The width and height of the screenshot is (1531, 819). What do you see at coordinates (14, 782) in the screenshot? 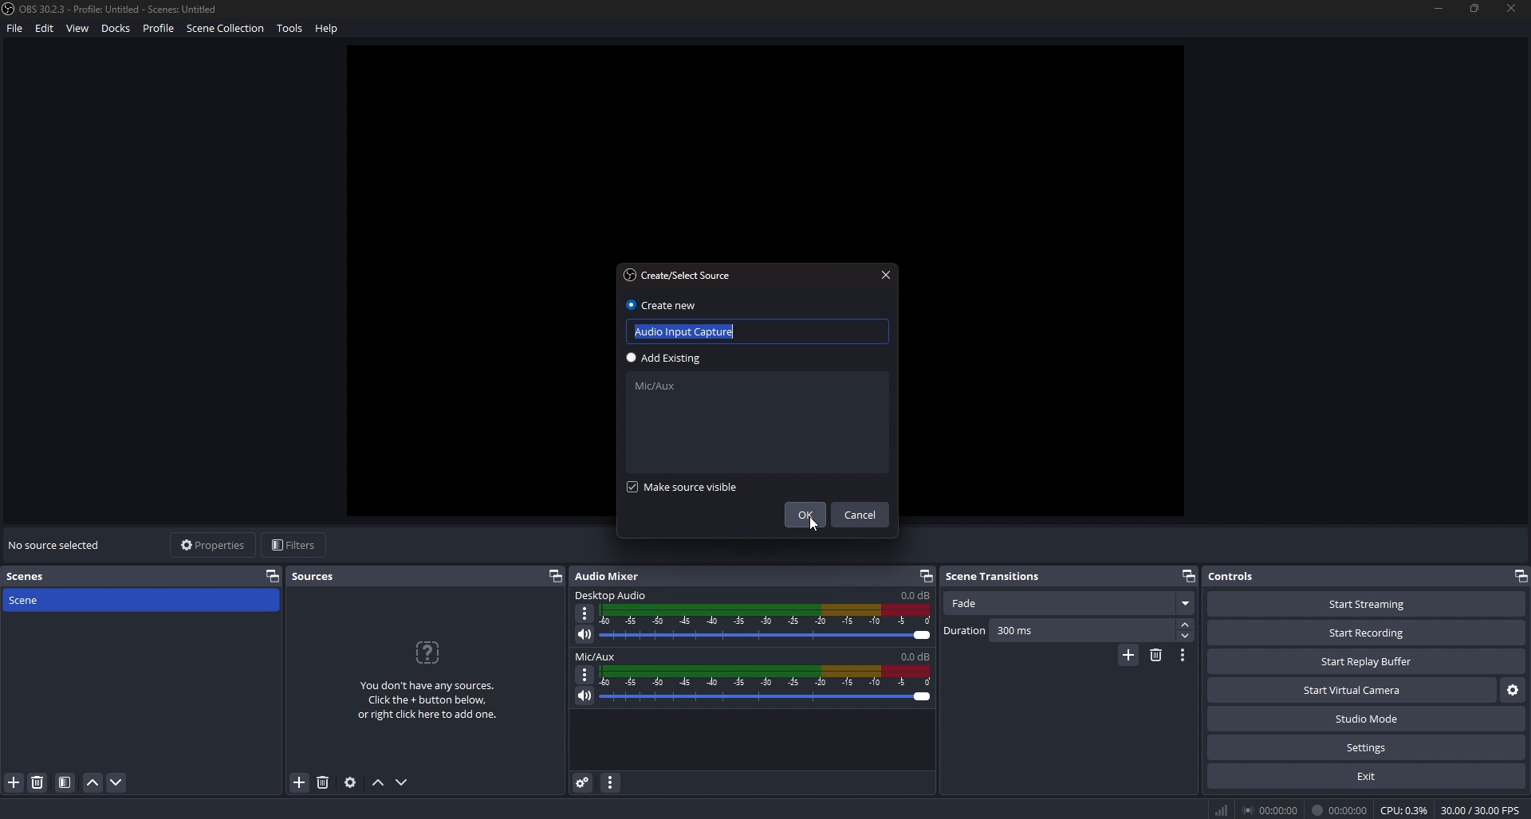
I see `add scene` at bounding box center [14, 782].